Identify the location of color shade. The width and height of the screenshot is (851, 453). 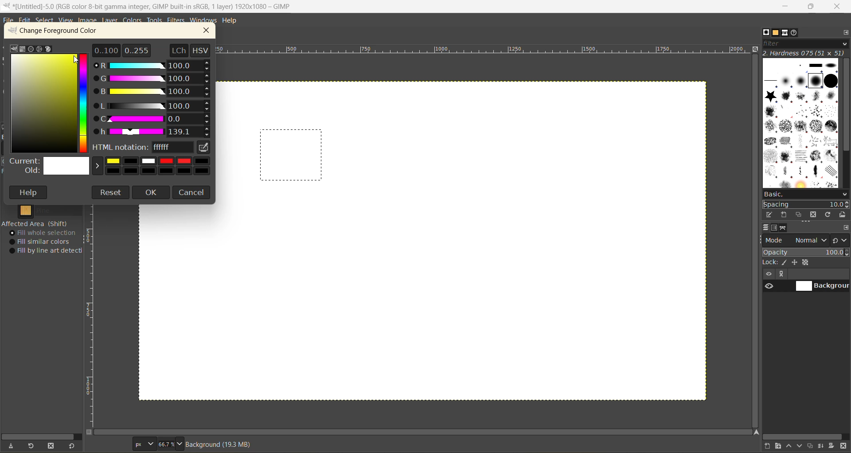
(44, 104).